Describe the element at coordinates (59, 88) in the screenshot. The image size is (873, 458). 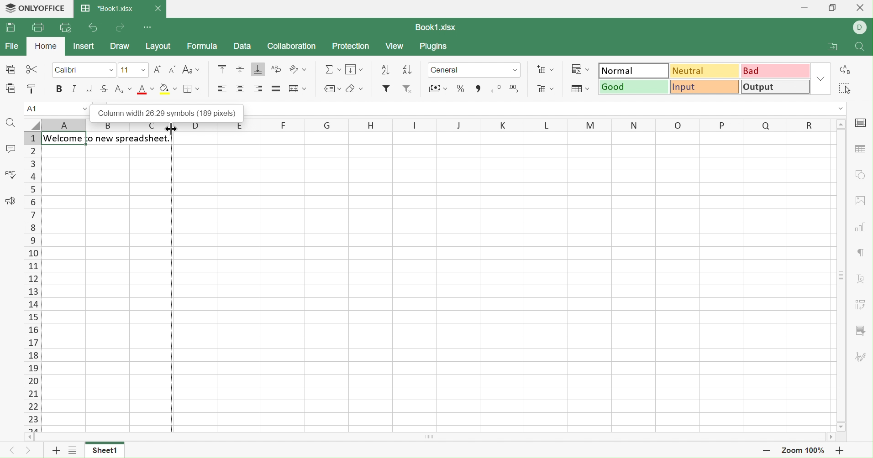
I see `Bold` at that location.